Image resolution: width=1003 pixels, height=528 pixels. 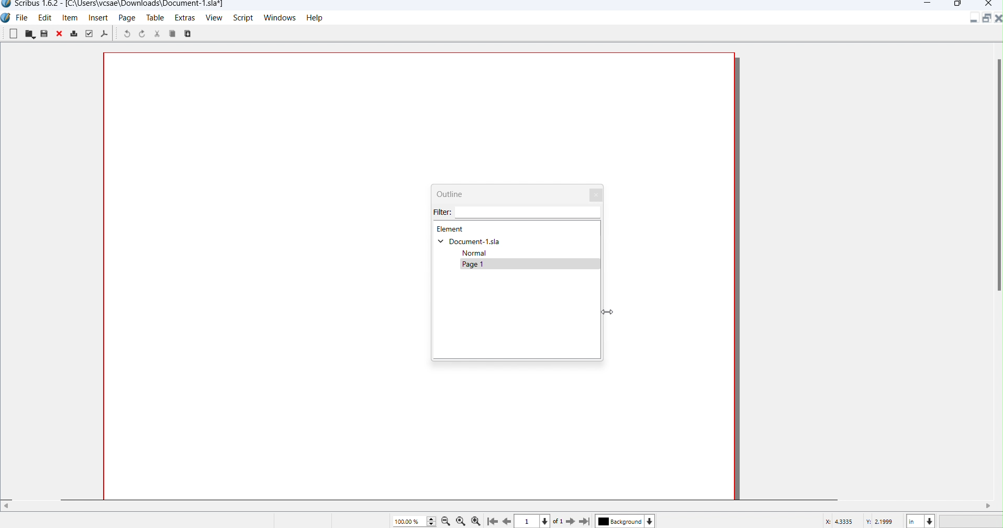 What do you see at coordinates (106, 34) in the screenshot?
I see `` at bounding box center [106, 34].